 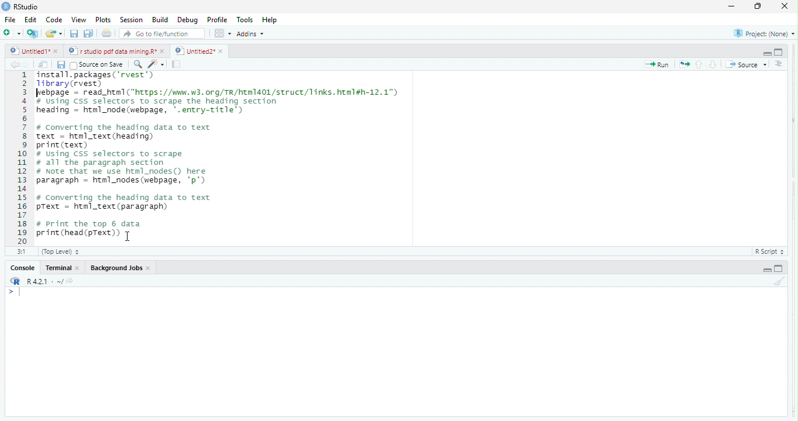 I want to click on code tools, so click(x=156, y=64).